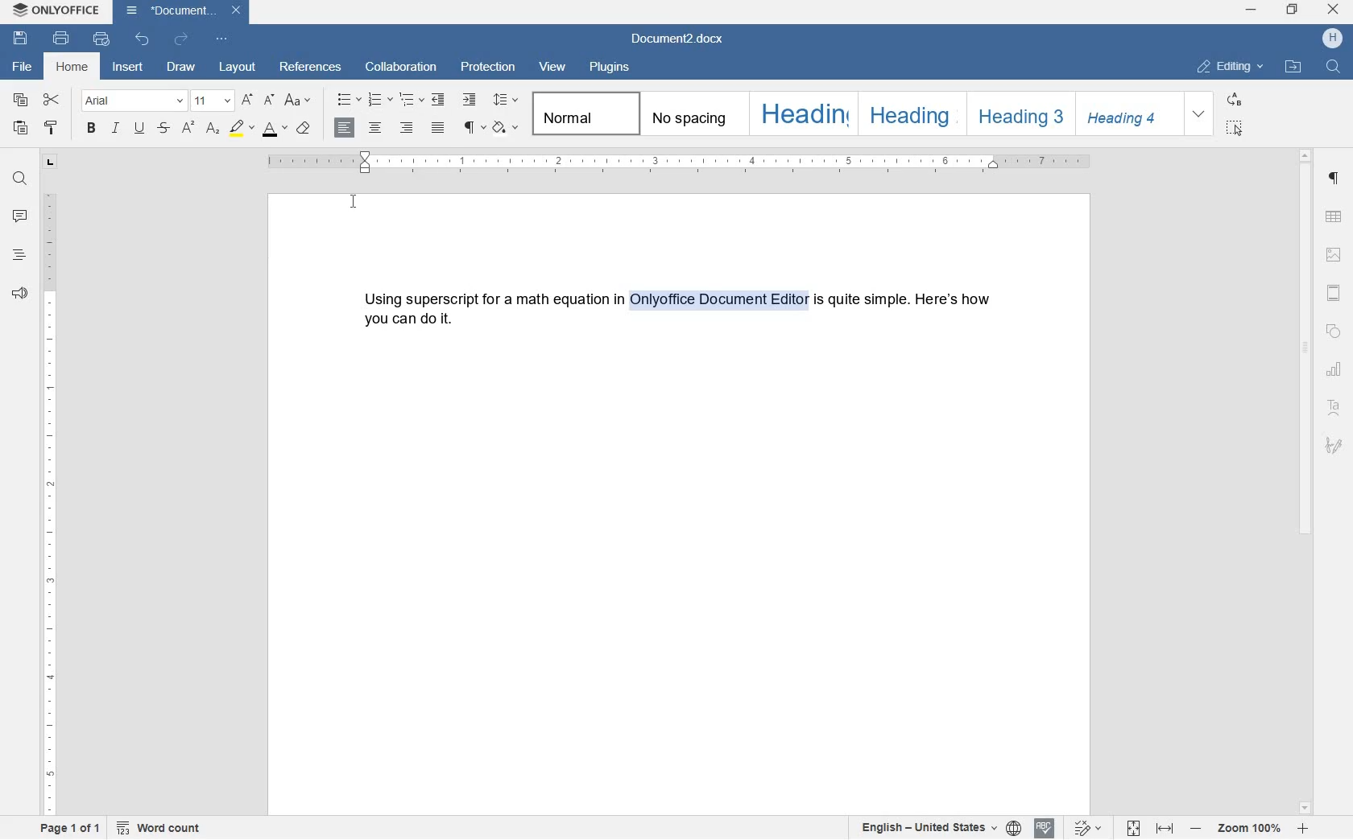 The width and height of the screenshot is (1353, 840). What do you see at coordinates (212, 100) in the screenshot?
I see `font size` at bounding box center [212, 100].